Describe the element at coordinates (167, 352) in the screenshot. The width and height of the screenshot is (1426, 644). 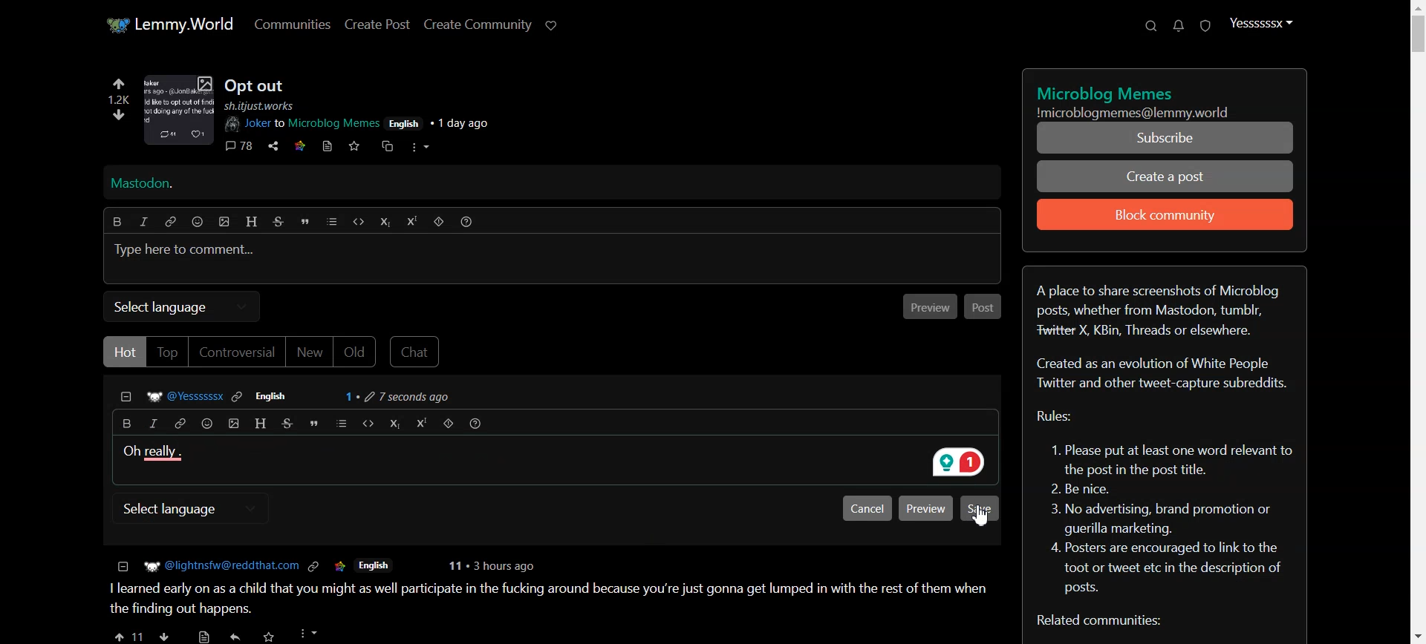
I see `Top` at that location.